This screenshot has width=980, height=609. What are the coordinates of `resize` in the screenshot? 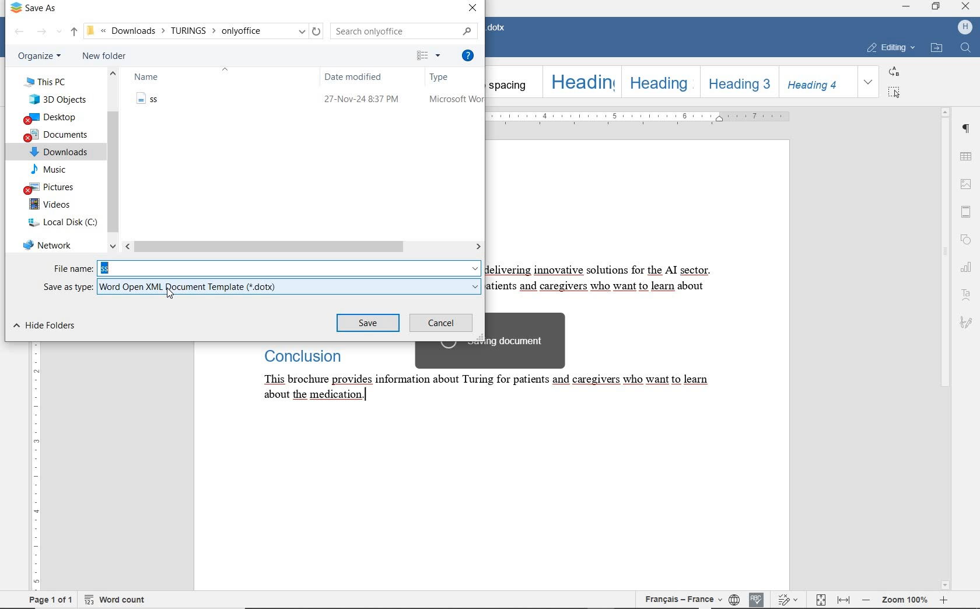 It's located at (480, 338).